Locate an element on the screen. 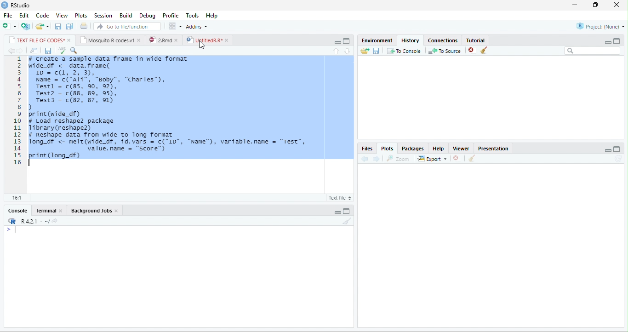  UntitledR.R is located at coordinates (204, 40).